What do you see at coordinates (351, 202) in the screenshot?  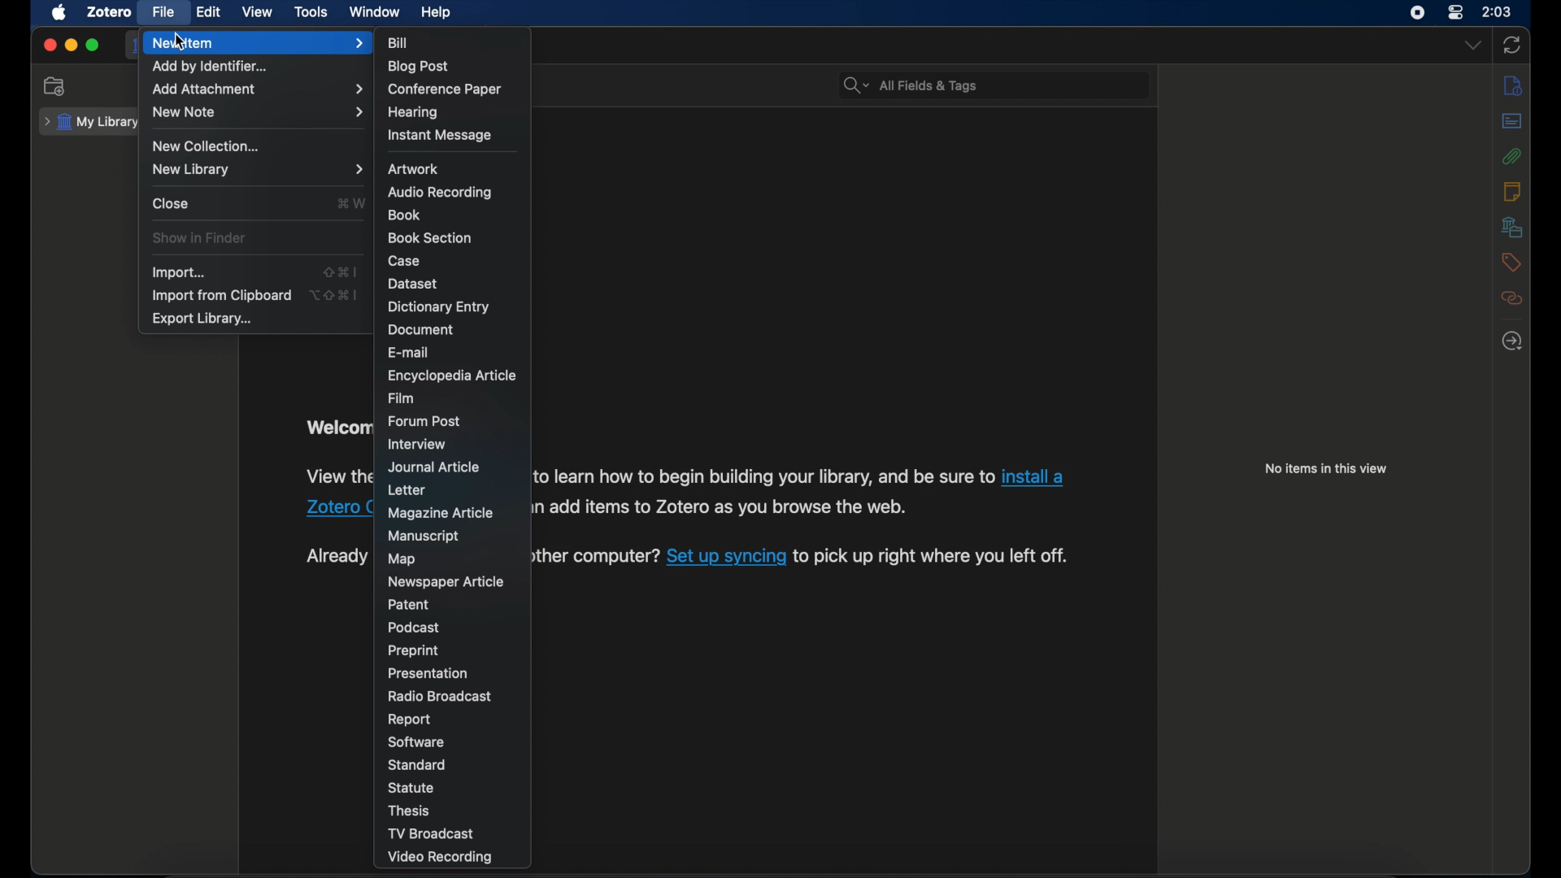 I see `shortcut` at bounding box center [351, 202].